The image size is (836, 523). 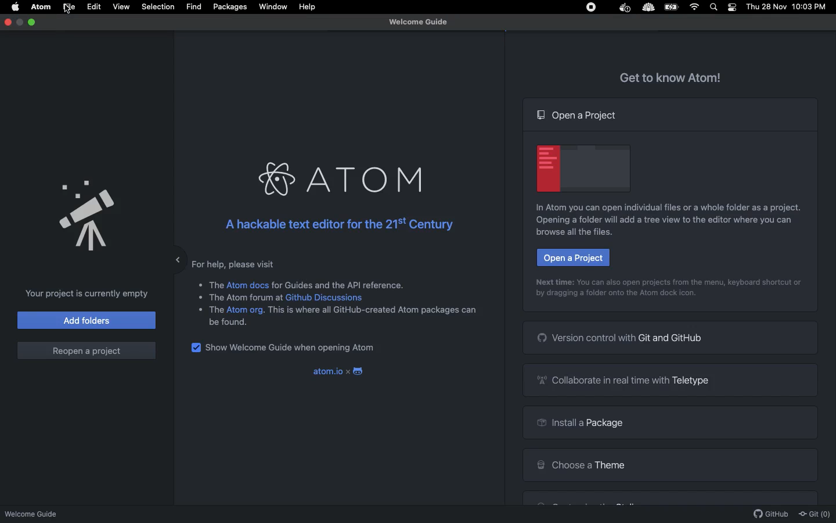 What do you see at coordinates (169, 257) in the screenshot?
I see `Minimize` at bounding box center [169, 257].